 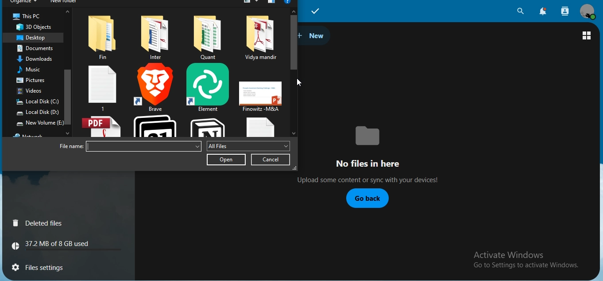 What do you see at coordinates (260, 38) in the screenshot?
I see `file` at bounding box center [260, 38].